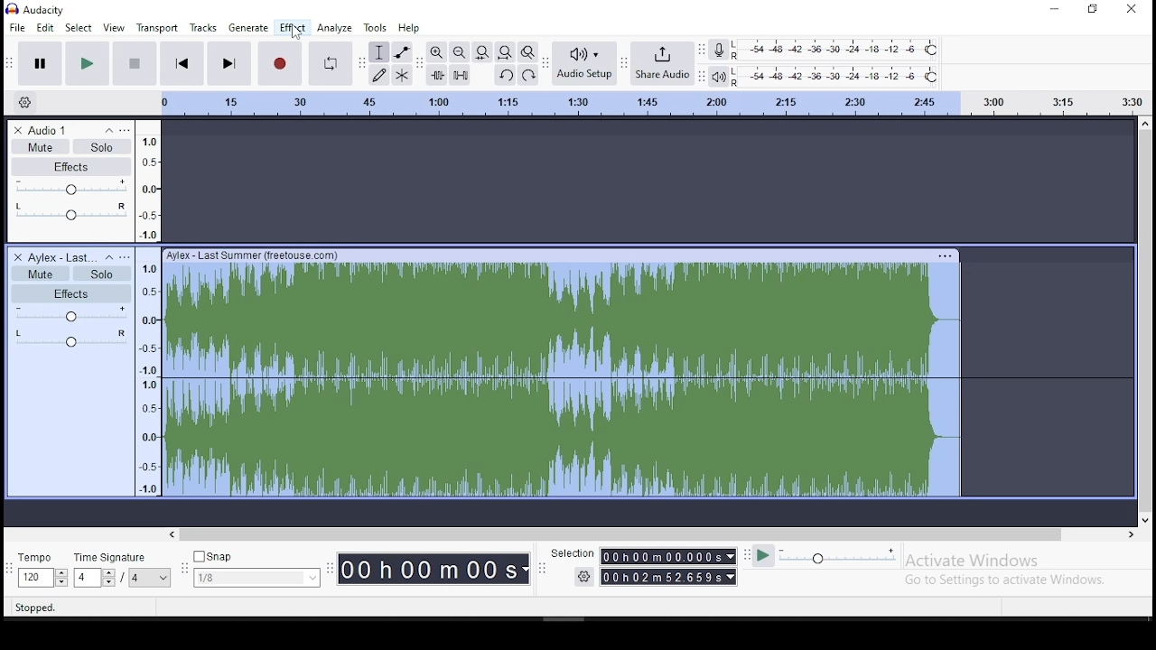  Describe the element at coordinates (379, 51) in the screenshot. I see `selection tool` at that location.